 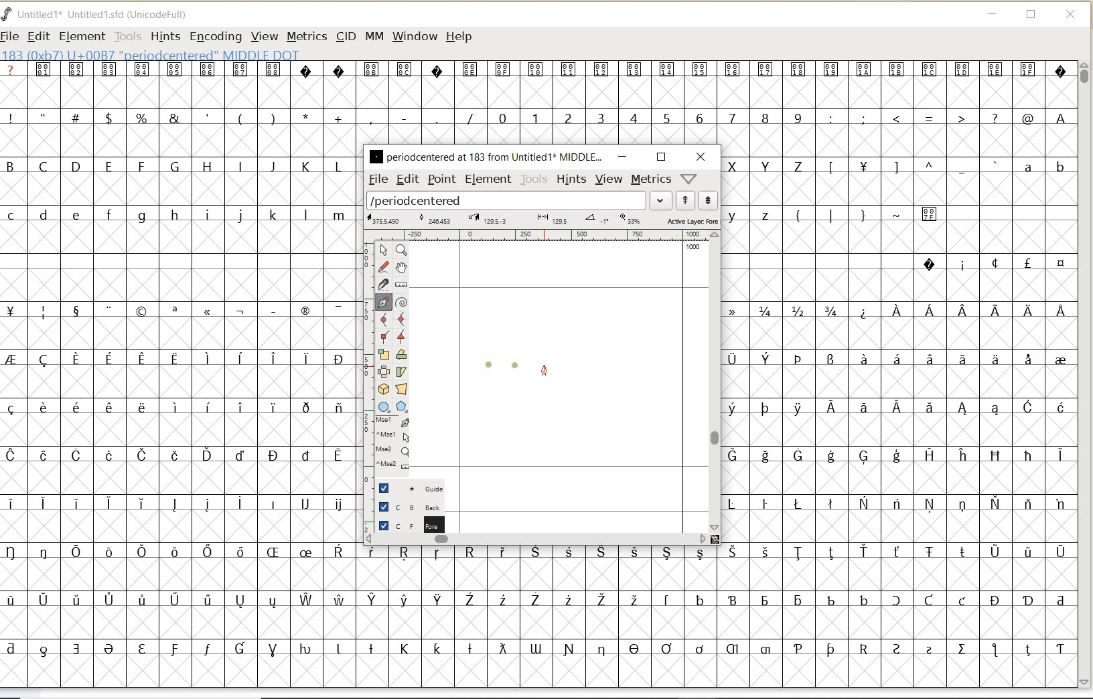 What do you see at coordinates (11, 35) in the screenshot?
I see `FILE` at bounding box center [11, 35].